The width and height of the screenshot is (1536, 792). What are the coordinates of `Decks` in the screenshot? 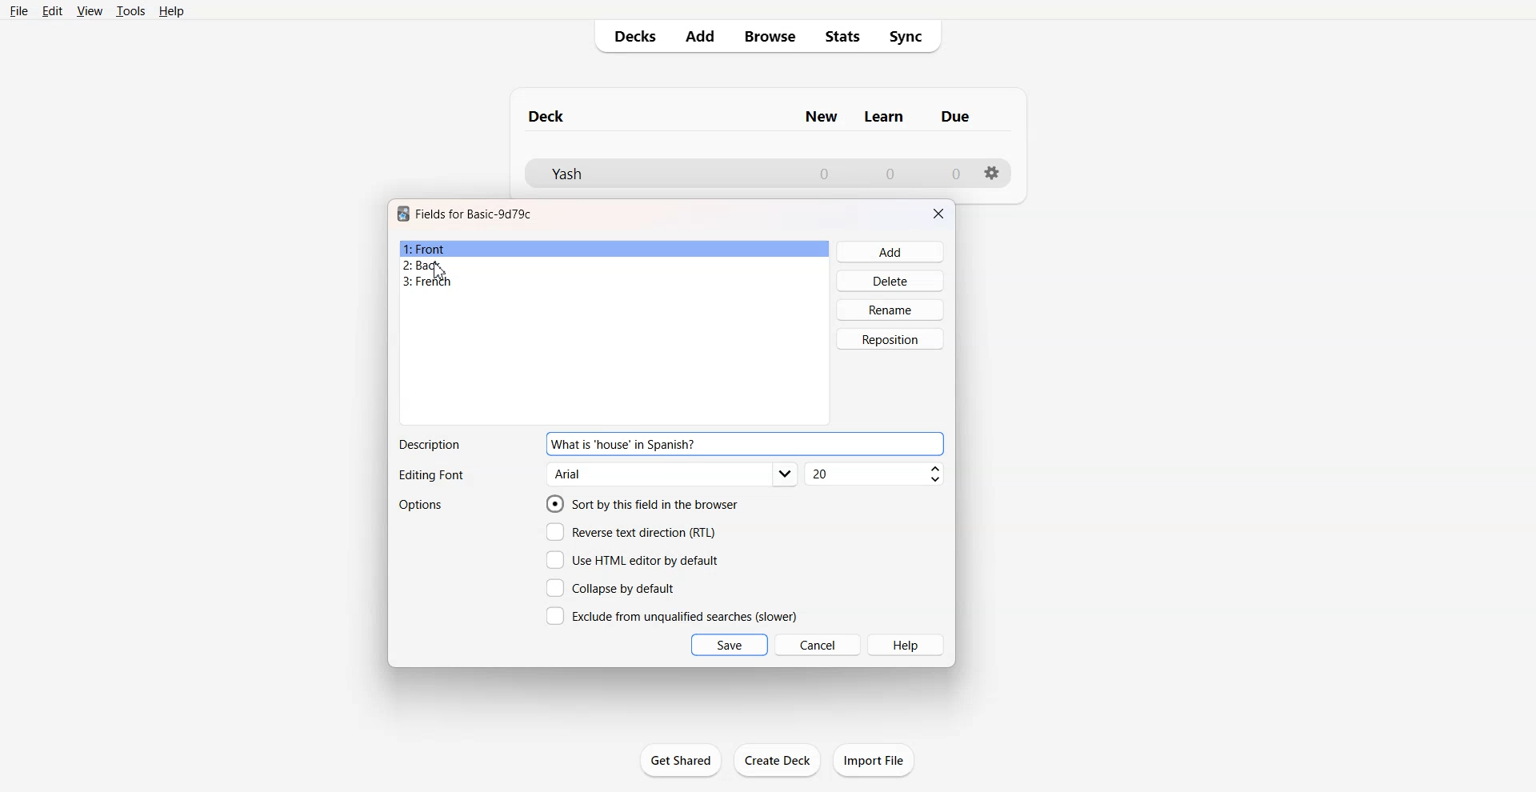 It's located at (630, 36).